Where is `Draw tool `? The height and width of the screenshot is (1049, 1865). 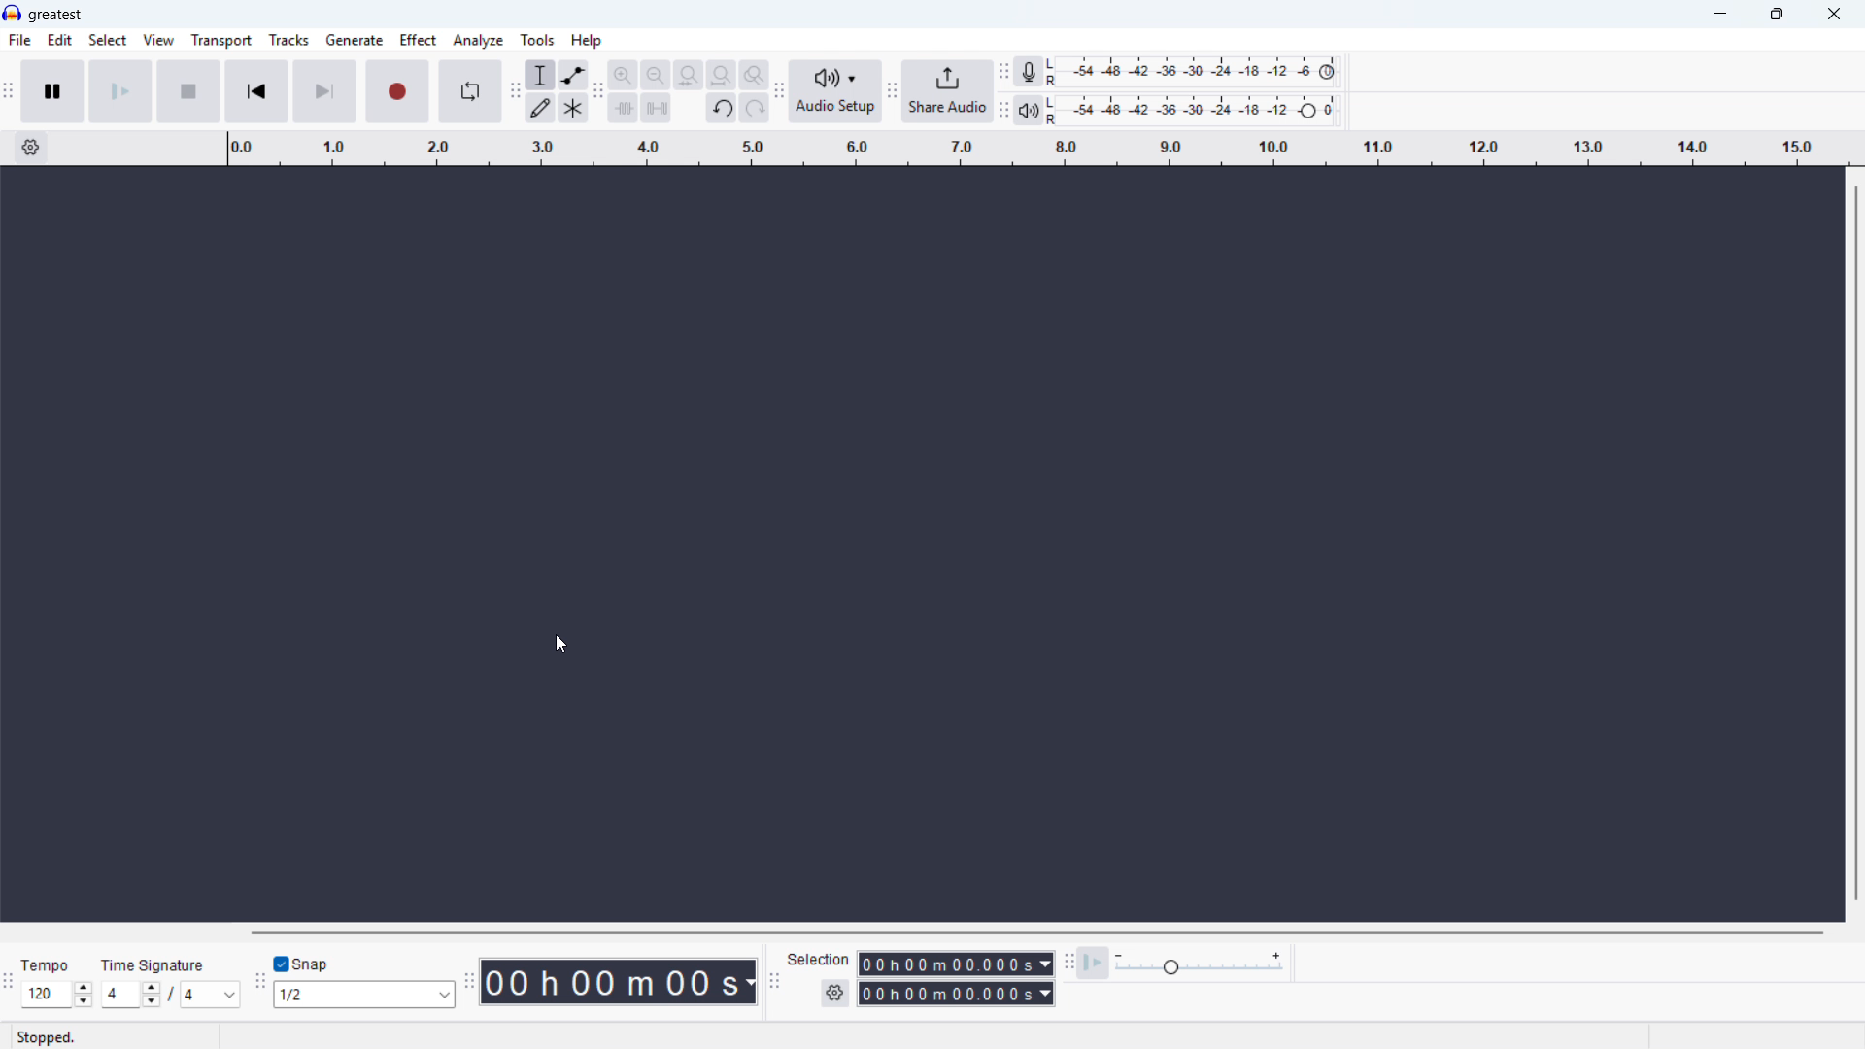 Draw tool  is located at coordinates (539, 108).